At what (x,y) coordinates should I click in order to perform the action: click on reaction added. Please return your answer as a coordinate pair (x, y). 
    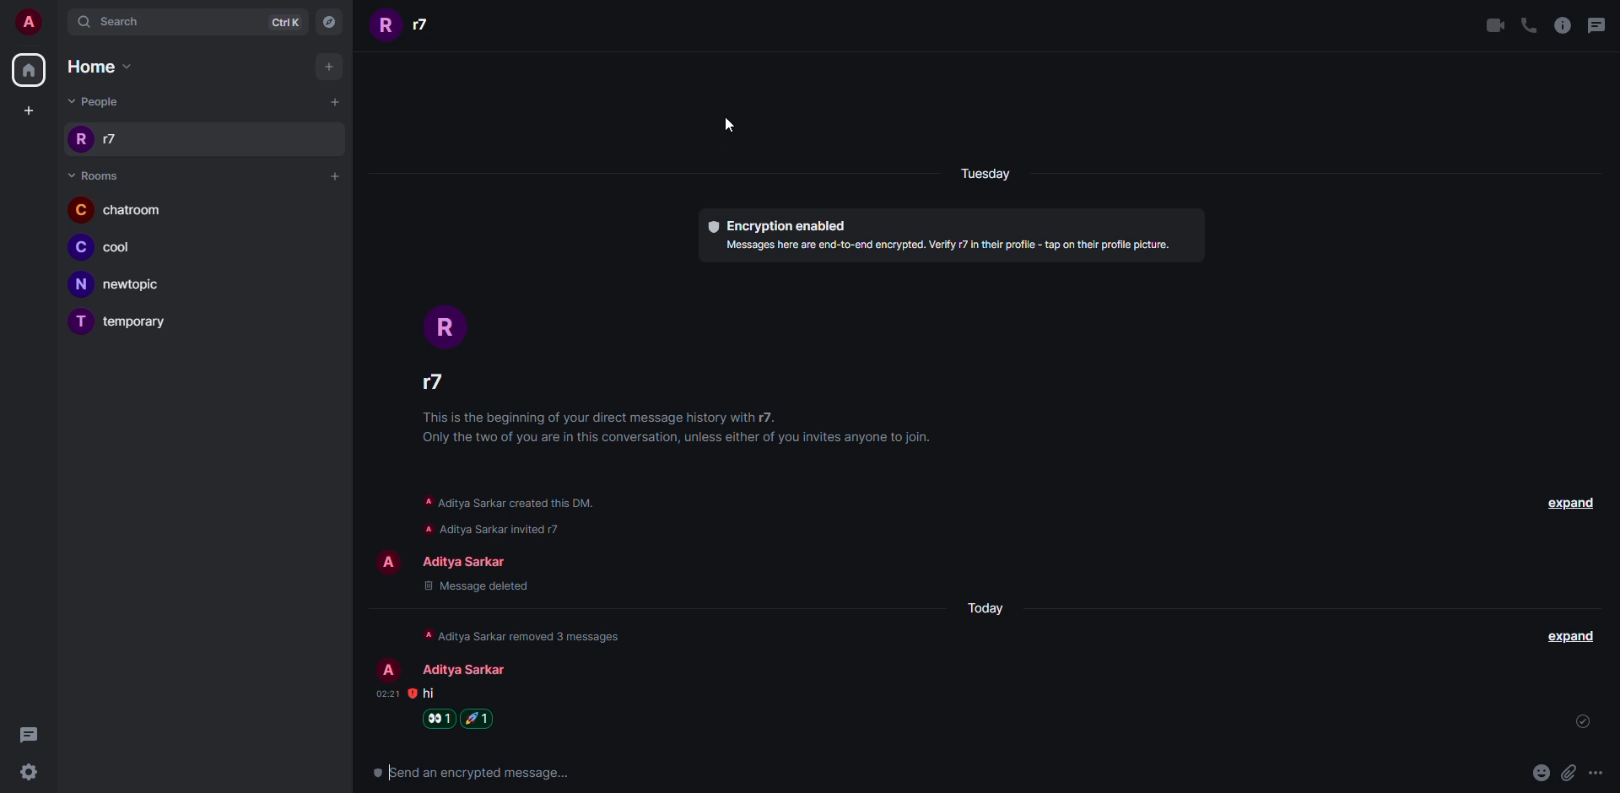
    Looking at the image, I should click on (441, 718).